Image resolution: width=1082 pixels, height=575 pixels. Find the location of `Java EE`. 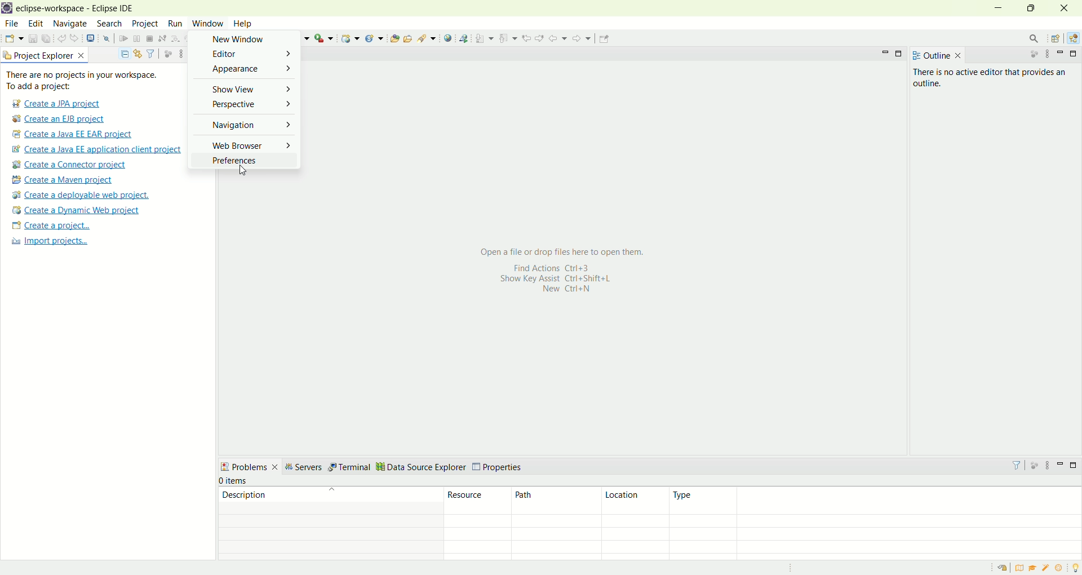

Java EE is located at coordinates (1075, 38).